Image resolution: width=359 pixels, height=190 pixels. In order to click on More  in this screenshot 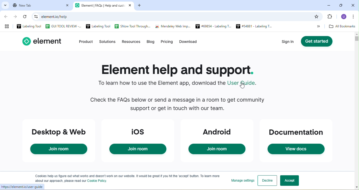, I will do `click(316, 26)`.